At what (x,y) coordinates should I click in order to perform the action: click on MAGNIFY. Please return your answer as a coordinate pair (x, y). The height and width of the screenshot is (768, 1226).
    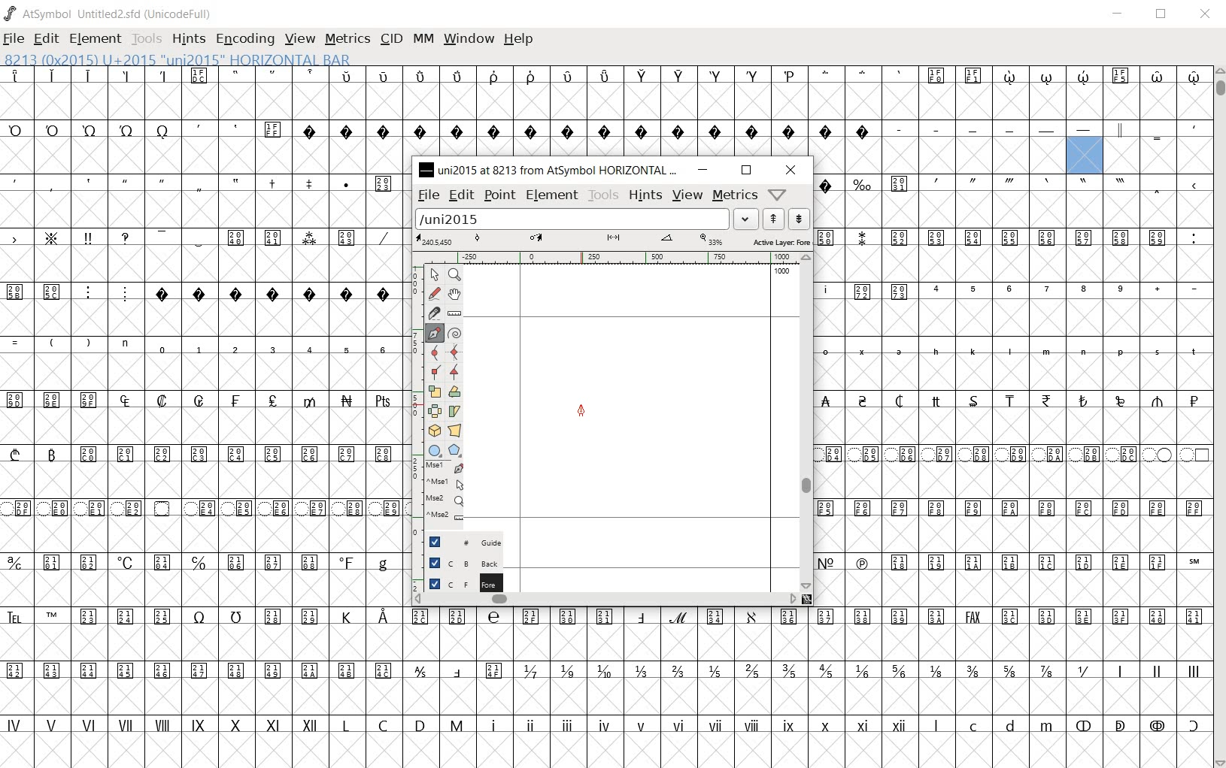
    Looking at the image, I should click on (456, 274).